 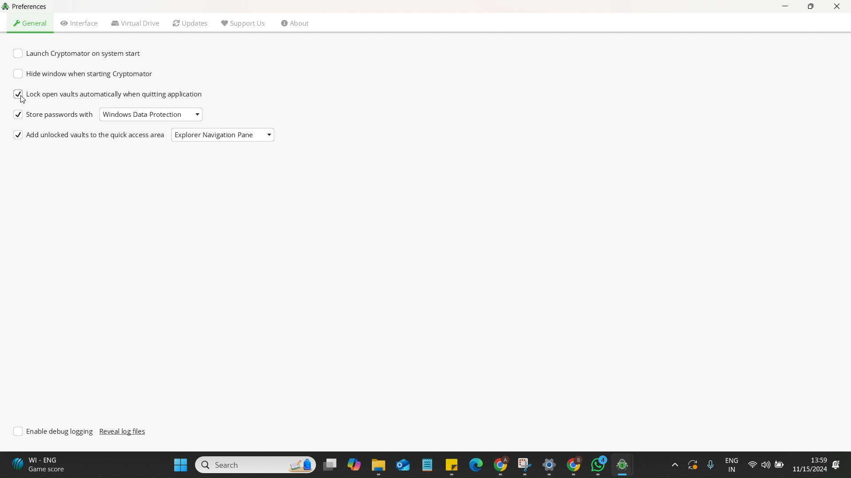 I want to click on Settings, so click(x=547, y=466).